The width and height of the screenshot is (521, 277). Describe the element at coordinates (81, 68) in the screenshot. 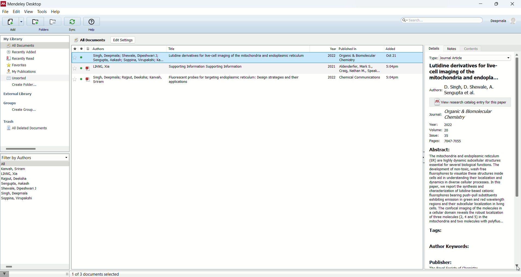

I see `unread` at that location.